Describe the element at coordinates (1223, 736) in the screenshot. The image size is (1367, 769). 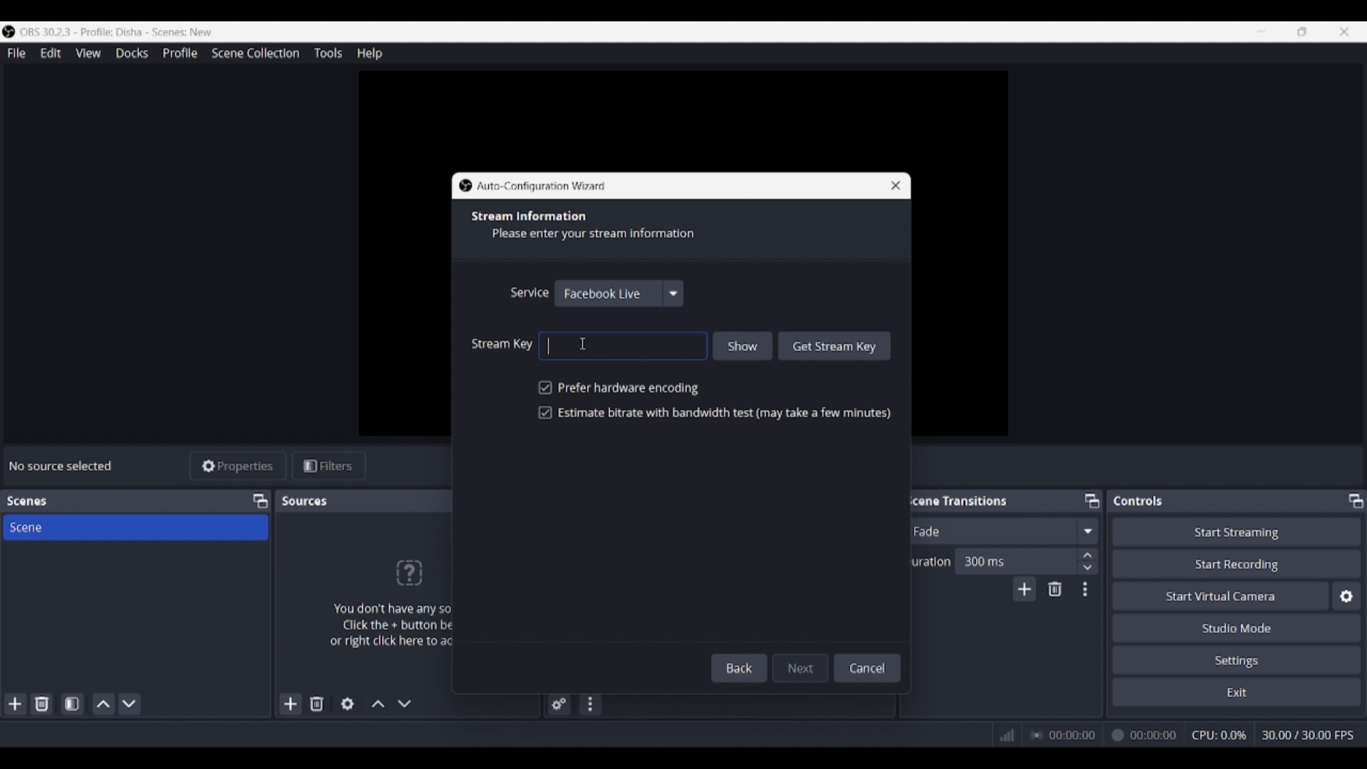
I see `CPU: 0.0%` at that location.